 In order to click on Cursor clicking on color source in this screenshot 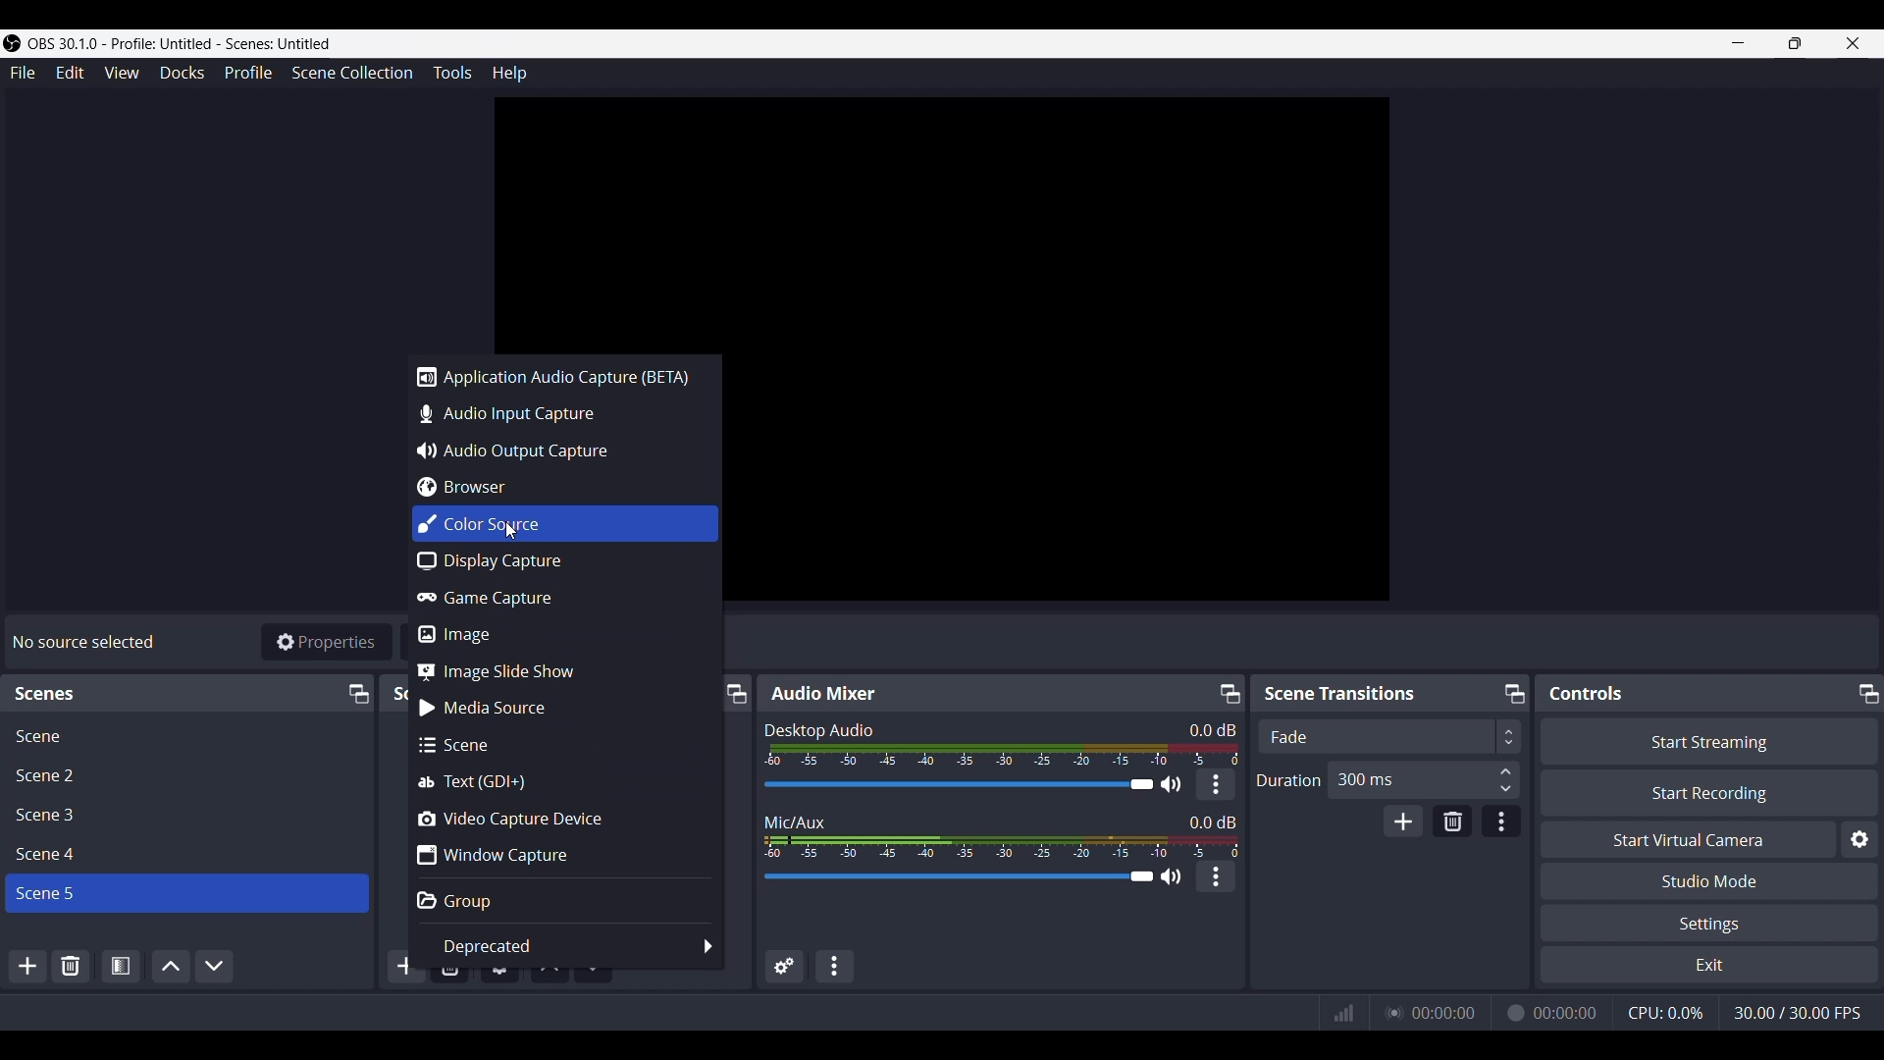, I will do `click(509, 529)`.